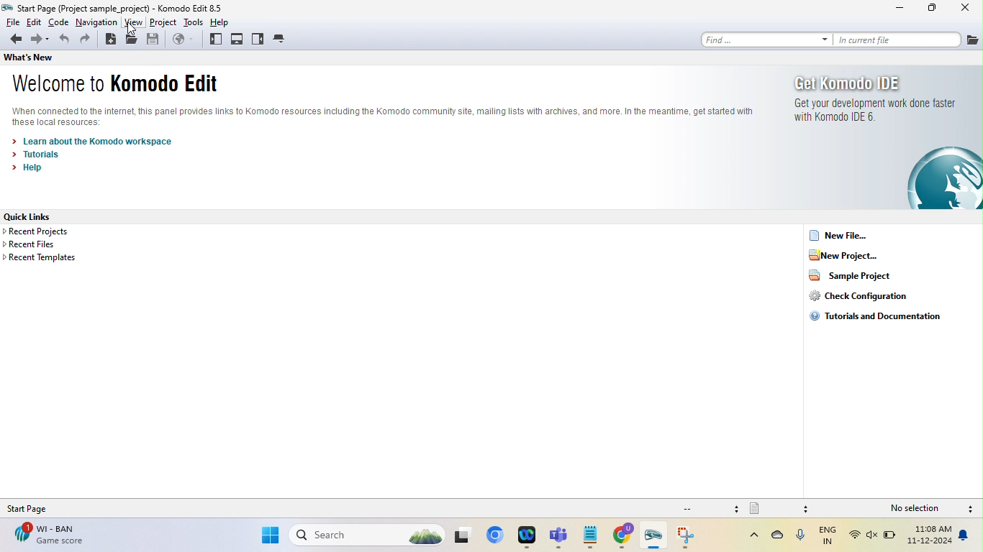 This screenshot has width=983, height=552. What do you see at coordinates (466, 535) in the screenshot?
I see `apps on taskbar` at bounding box center [466, 535].